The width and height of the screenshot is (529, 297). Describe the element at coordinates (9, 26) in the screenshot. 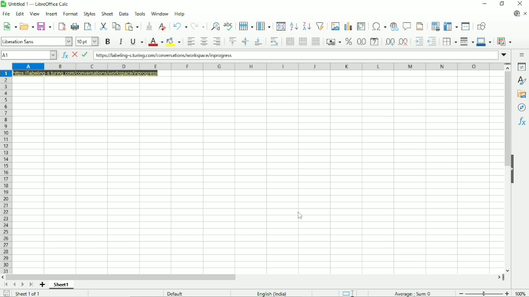

I see `New` at that location.